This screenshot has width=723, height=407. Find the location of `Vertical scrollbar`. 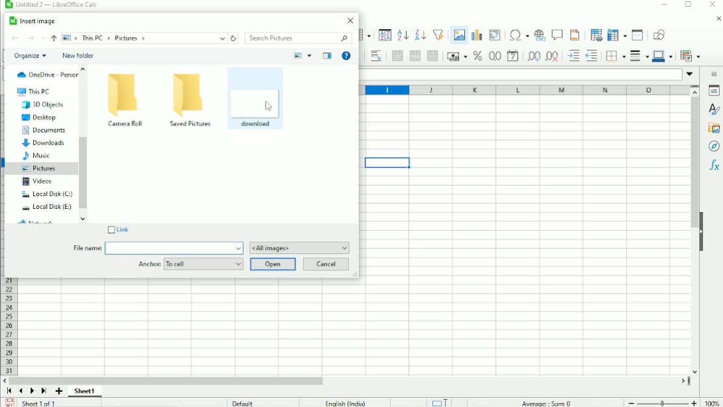

Vertical scrollbar is located at coordinates (693, 236).